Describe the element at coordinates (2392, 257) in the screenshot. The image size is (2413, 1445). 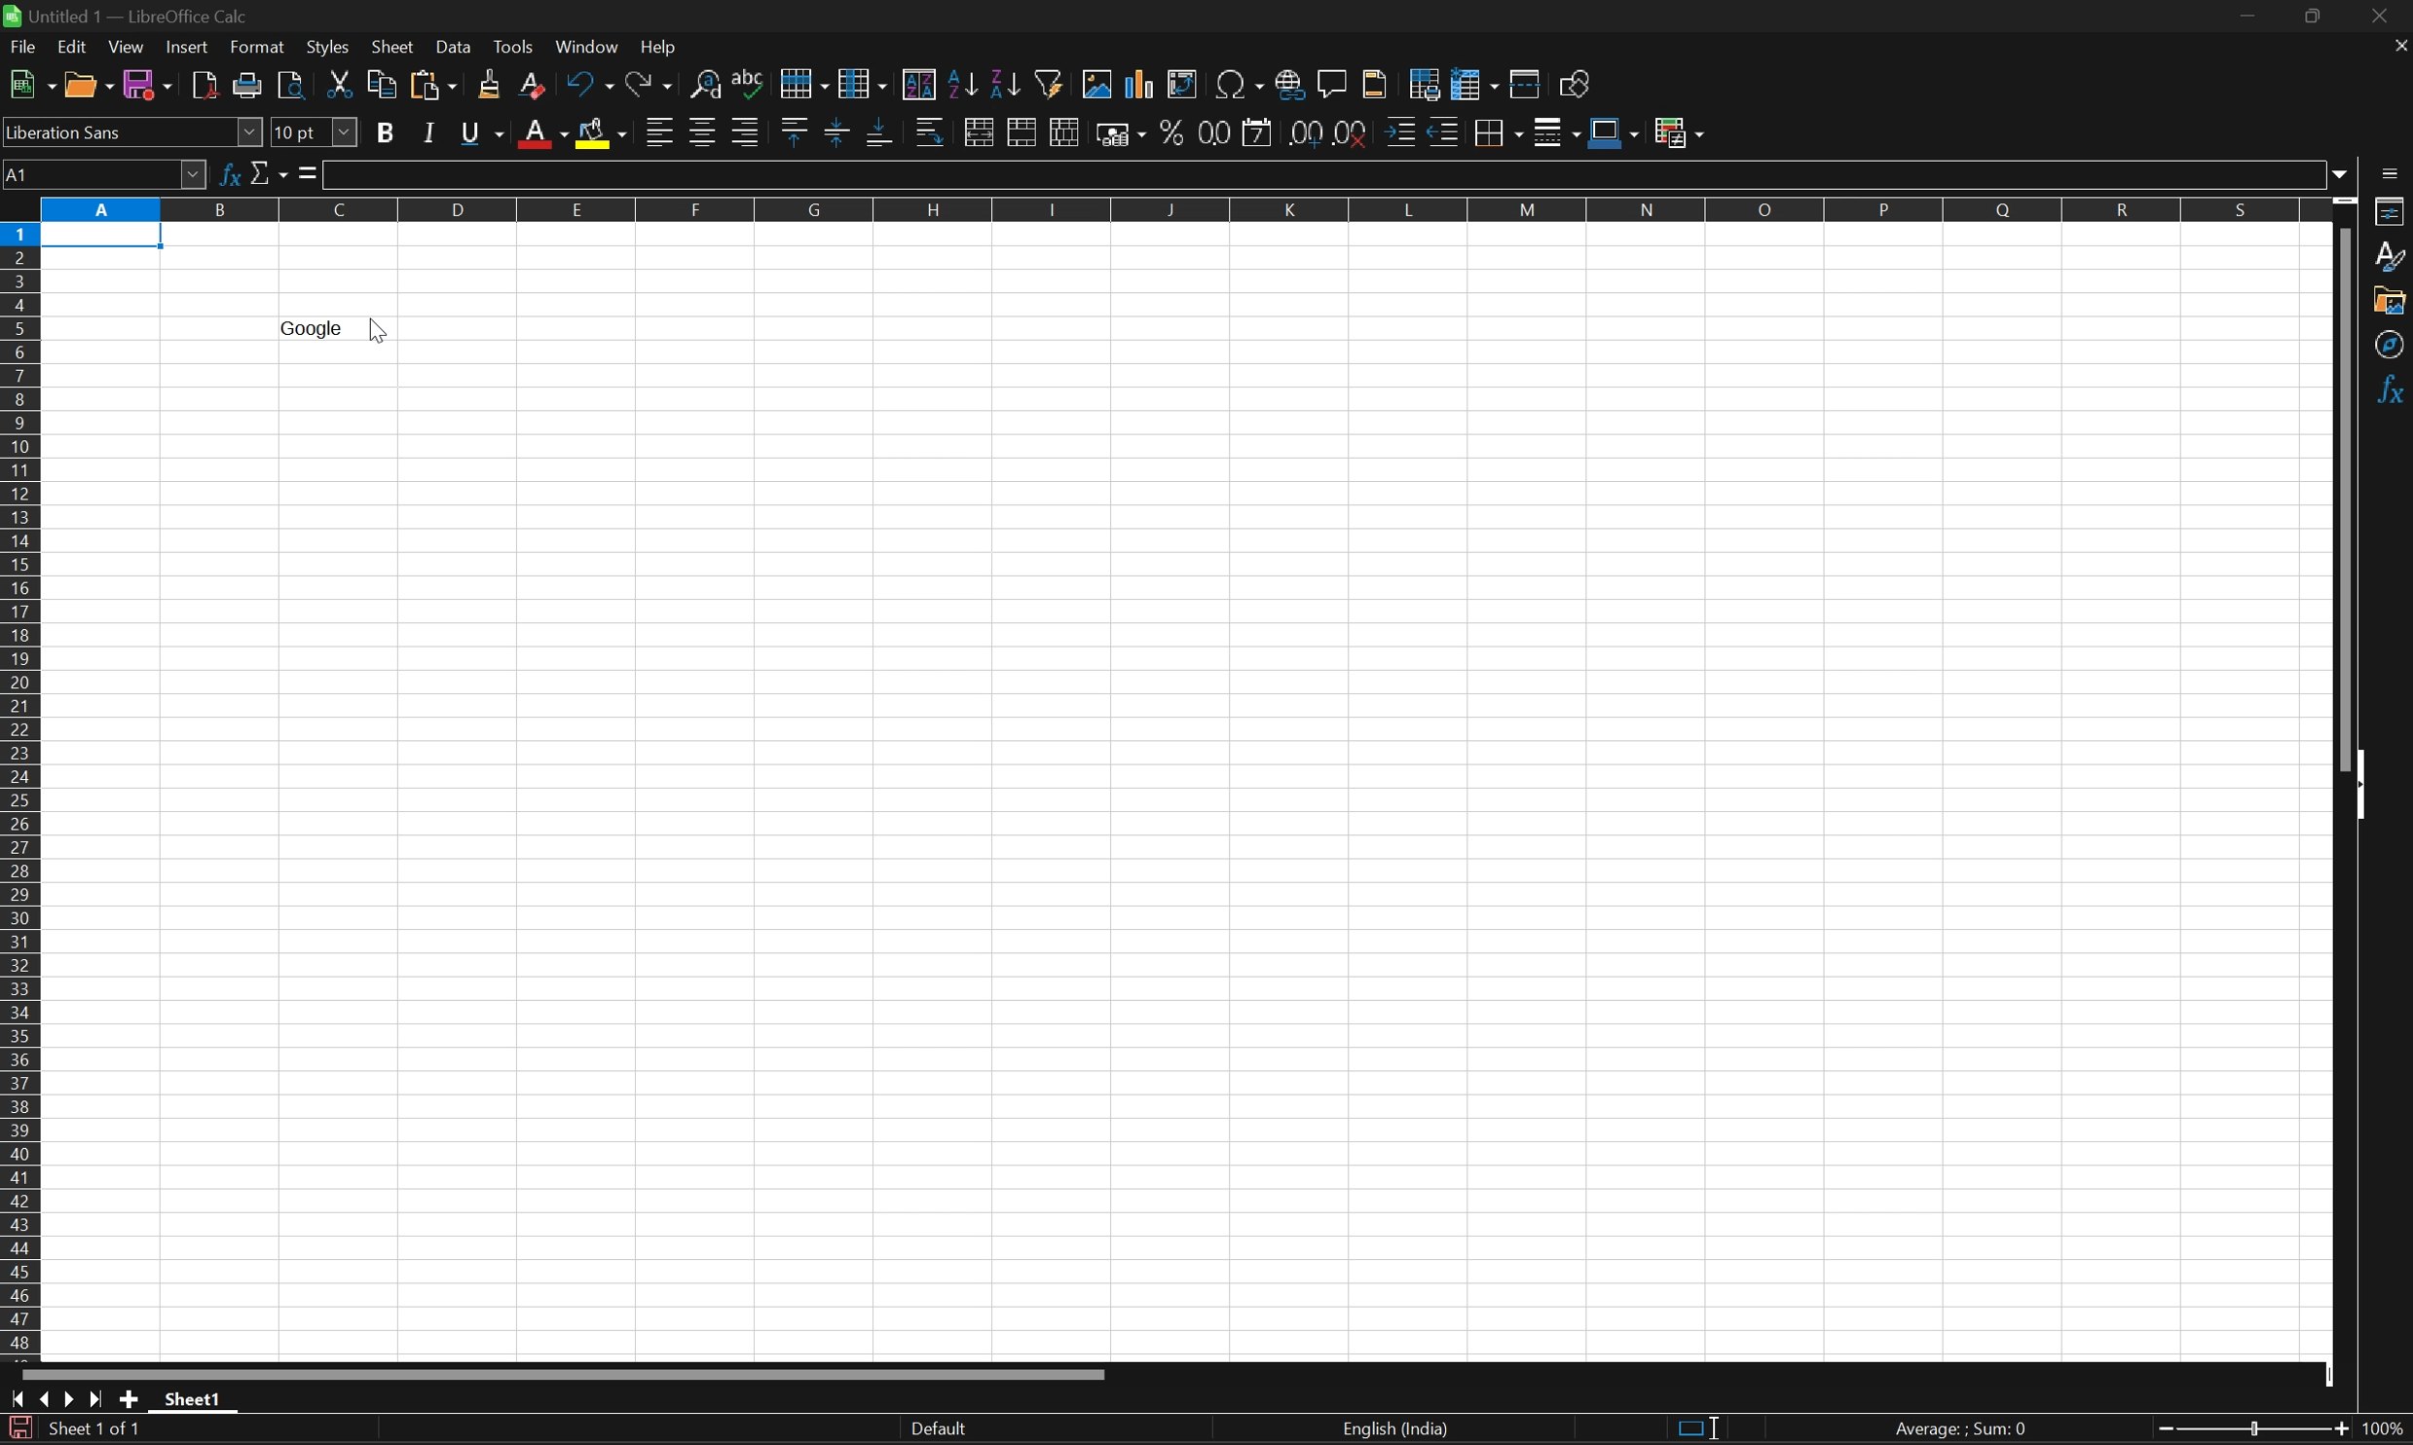
I see `Styles` at that location.